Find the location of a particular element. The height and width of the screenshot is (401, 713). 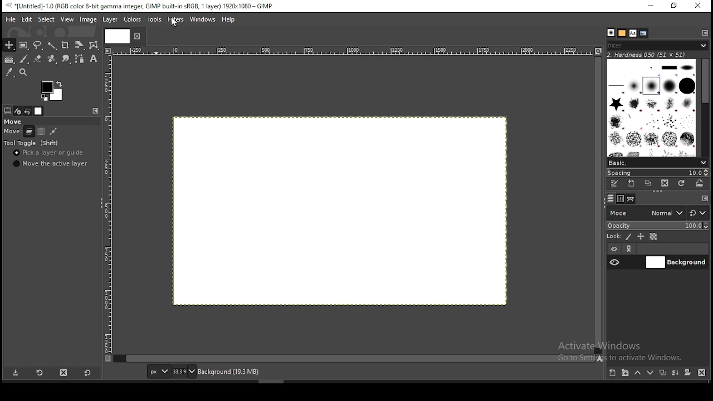

paths is located at coordinates (633, 199).